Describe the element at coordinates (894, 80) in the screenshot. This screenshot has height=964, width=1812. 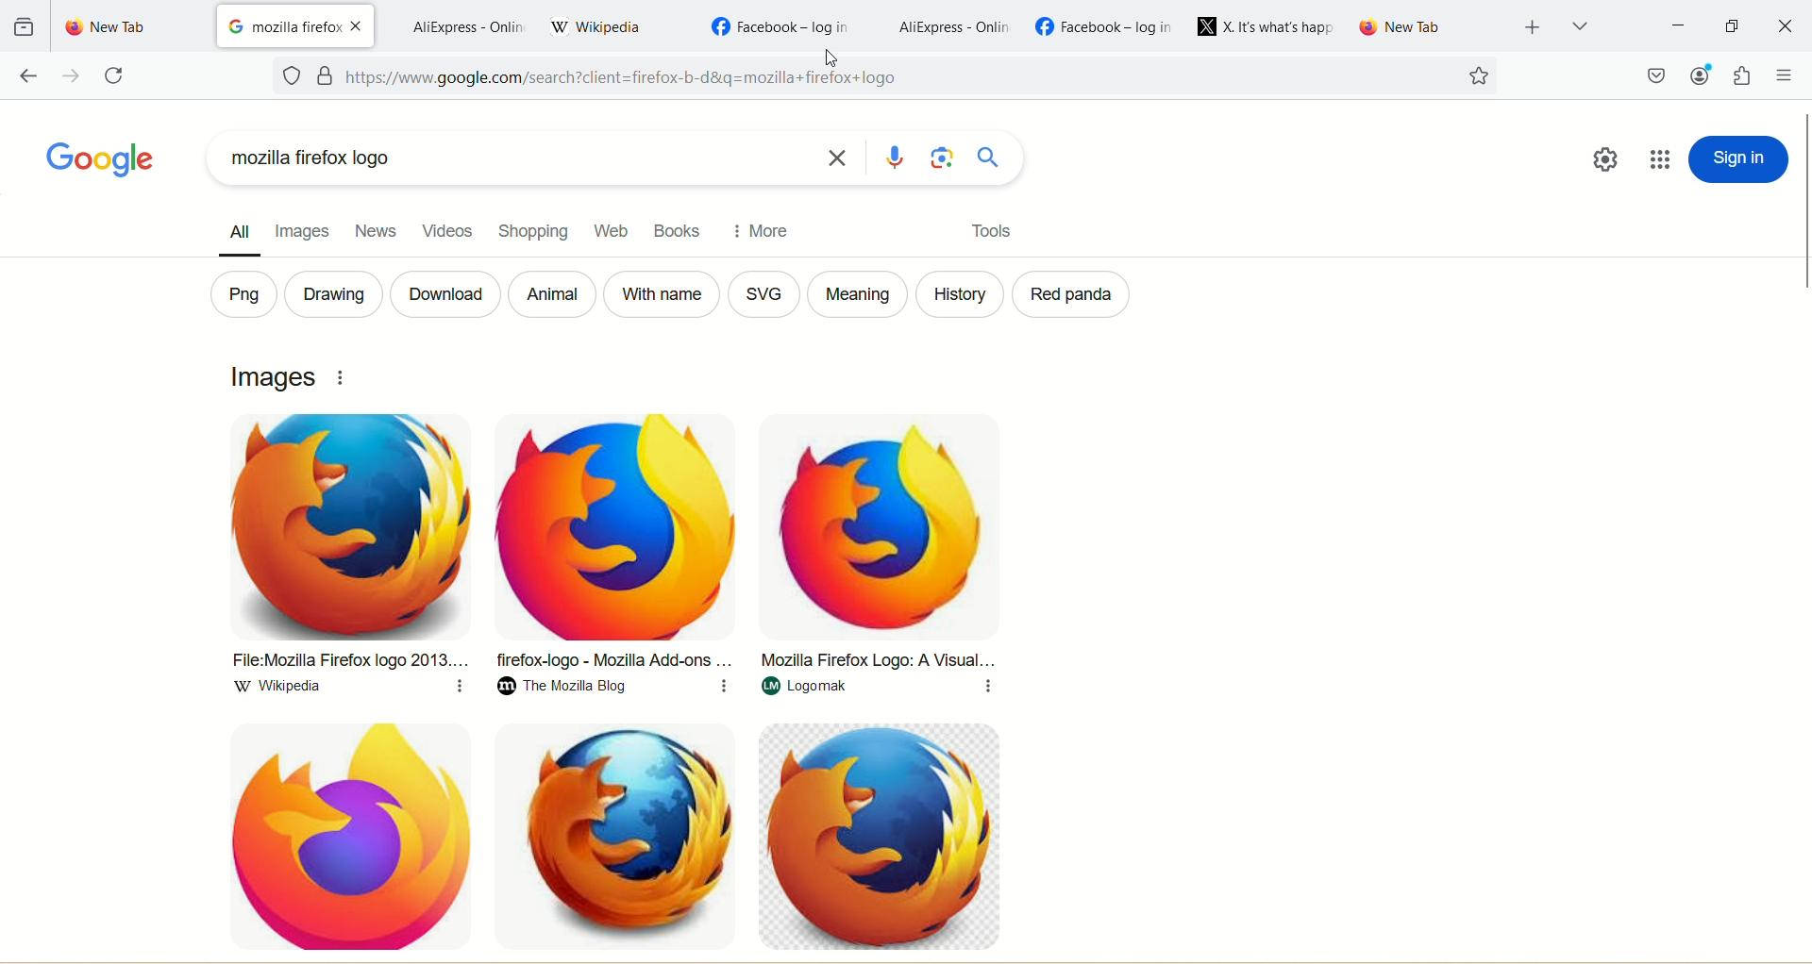
I see `https://www.google.com/search?client=firefox-b-d&q=mozilla+firefox+logo` at that location.